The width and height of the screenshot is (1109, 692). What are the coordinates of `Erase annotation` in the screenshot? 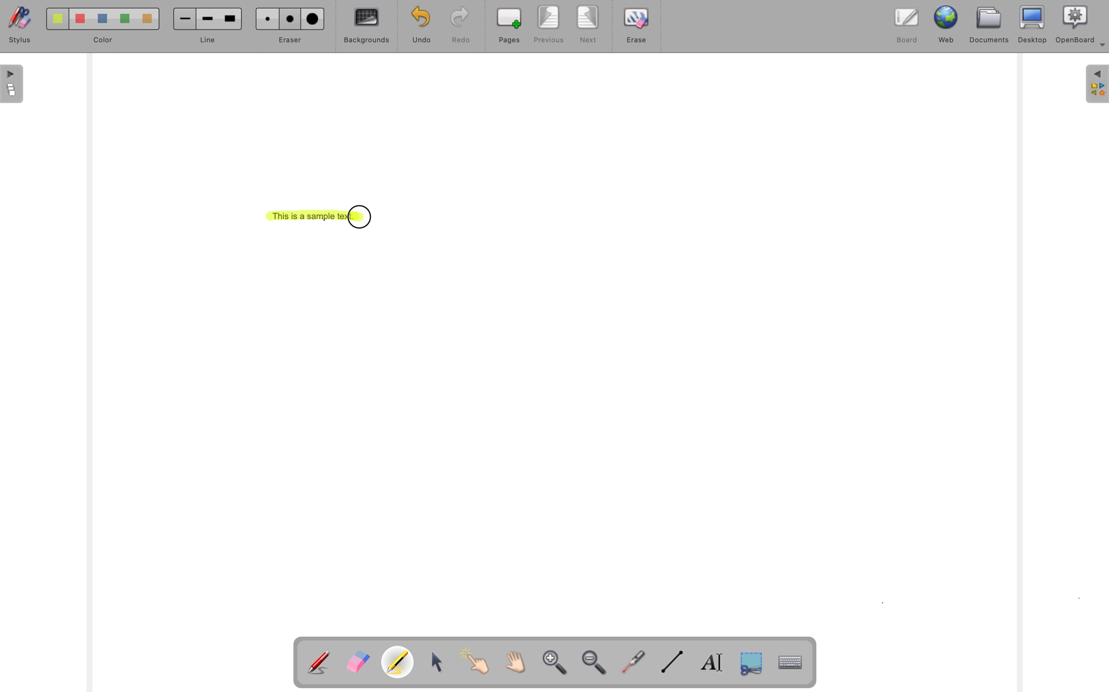 It's located at (360, 660).